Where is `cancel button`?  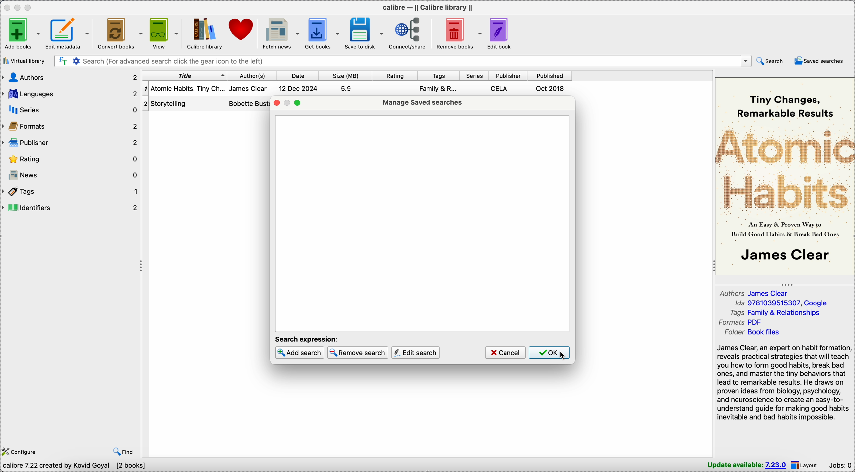
cancel button is located at coordinates (505, 353).